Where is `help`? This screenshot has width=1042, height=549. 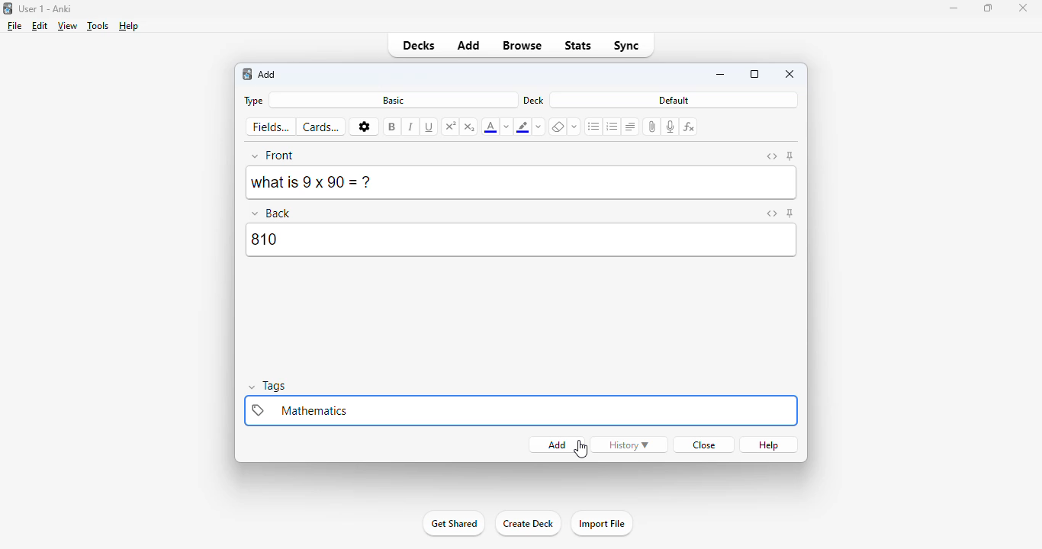
help is located at coordinates (770, 445).